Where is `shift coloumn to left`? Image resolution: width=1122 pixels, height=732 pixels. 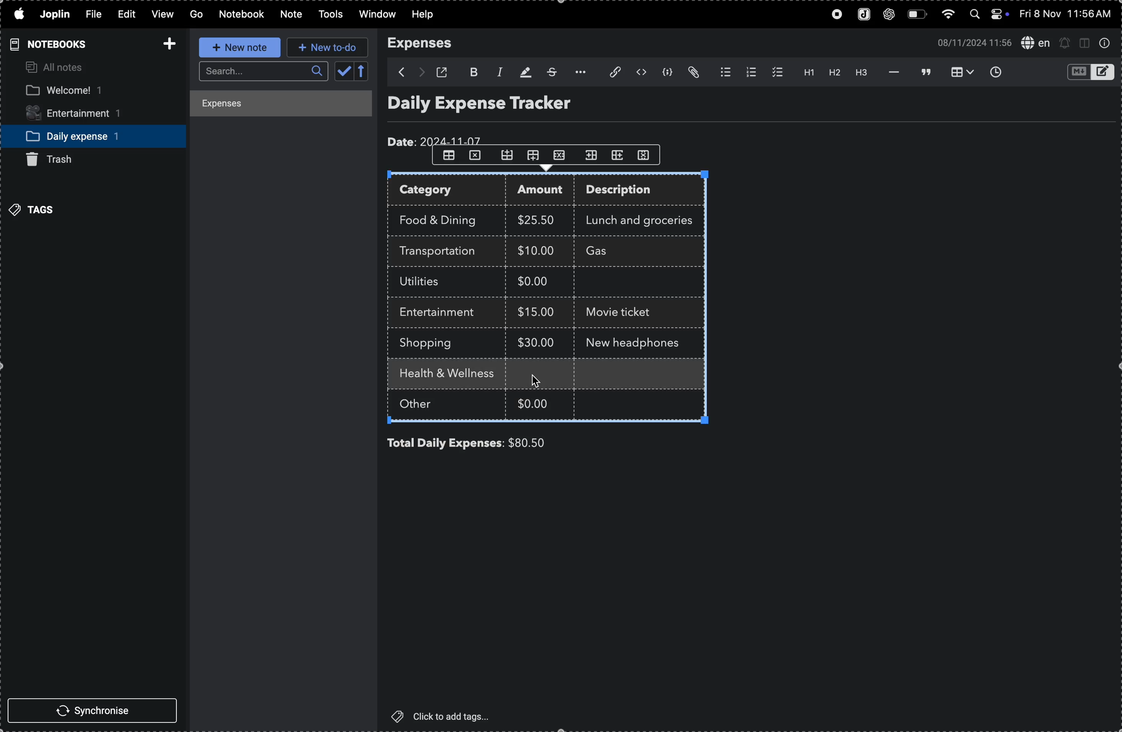
shift coloumn to left is located at coordinates (619, 155).